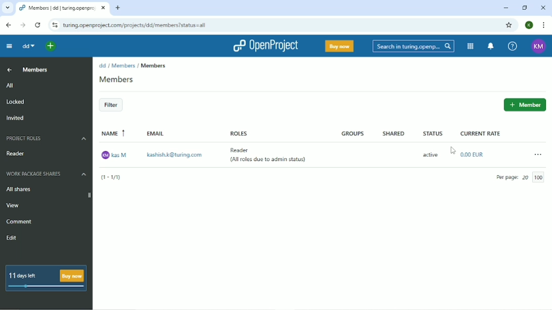  Describe the element at coordinates (45, 138) in the screenshot. I see `Project roles` at that location.